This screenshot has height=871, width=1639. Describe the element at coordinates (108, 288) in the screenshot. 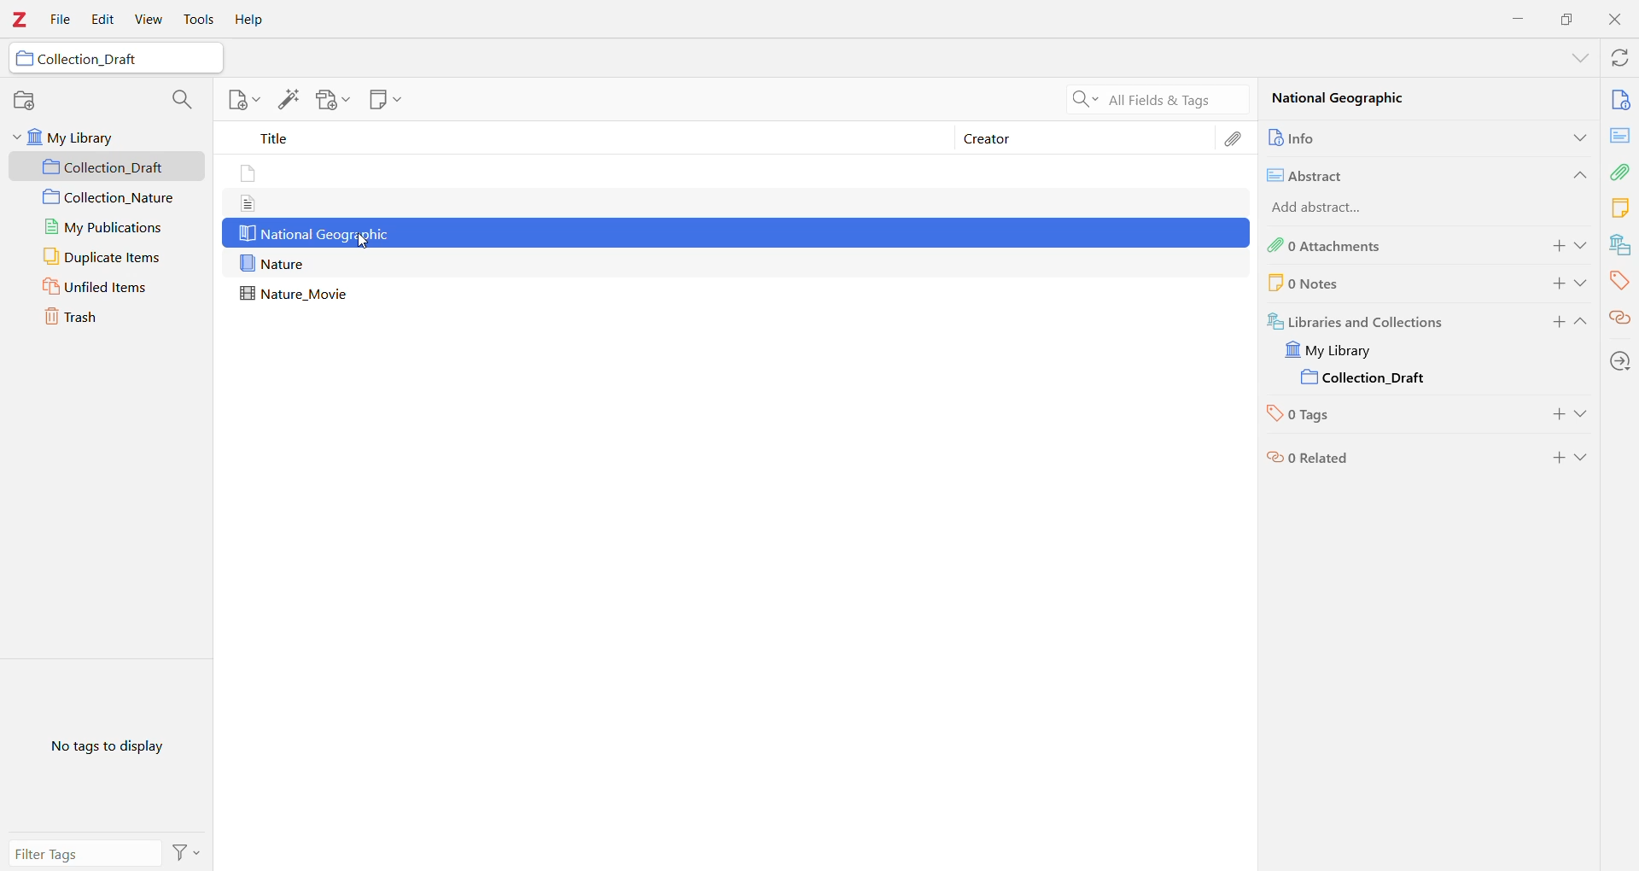

I see `Unfiled Items` at that location.